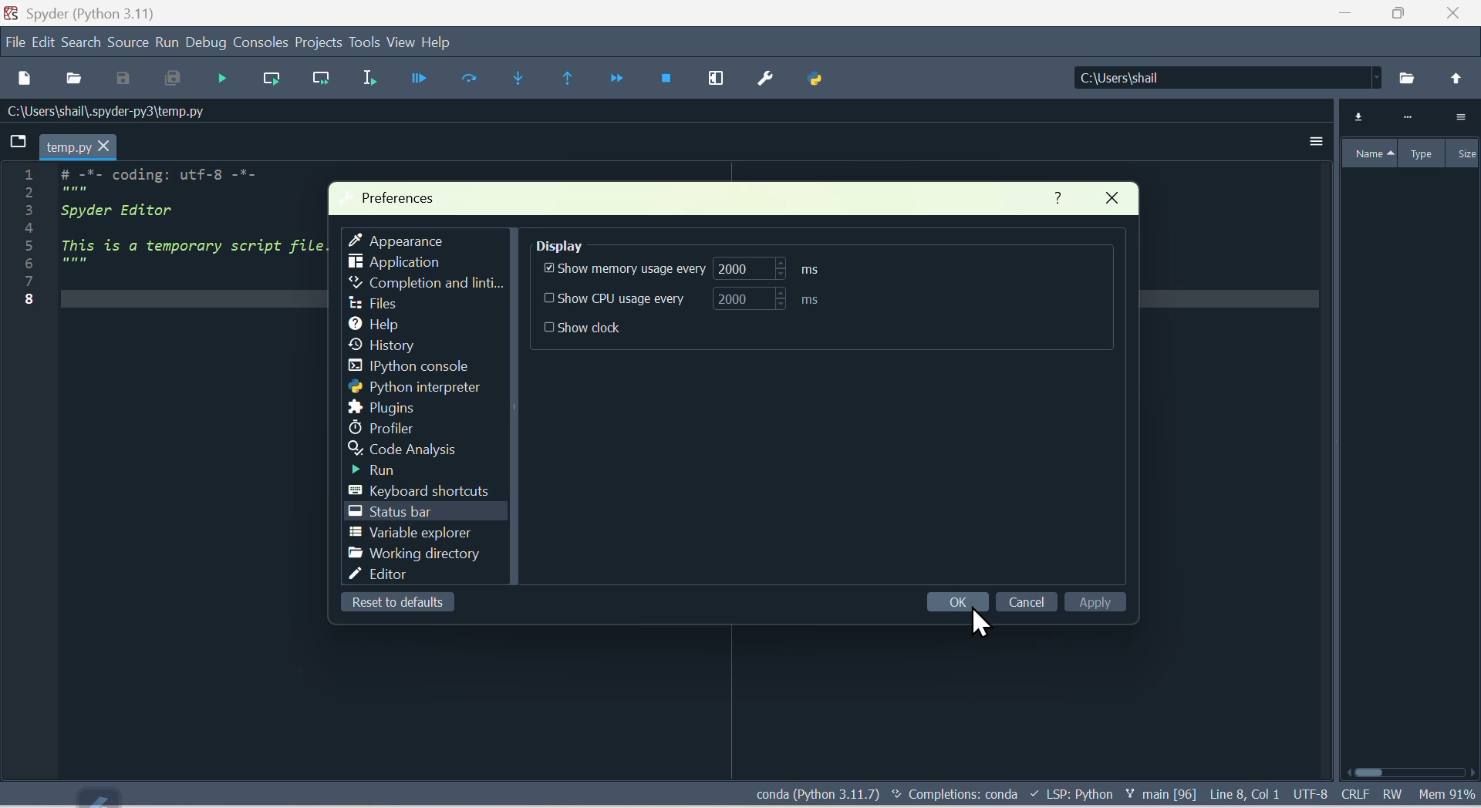  What do you see at coordinates (390, 261) in the screenshot?
I see `Application` at bounding box center [390, 261].